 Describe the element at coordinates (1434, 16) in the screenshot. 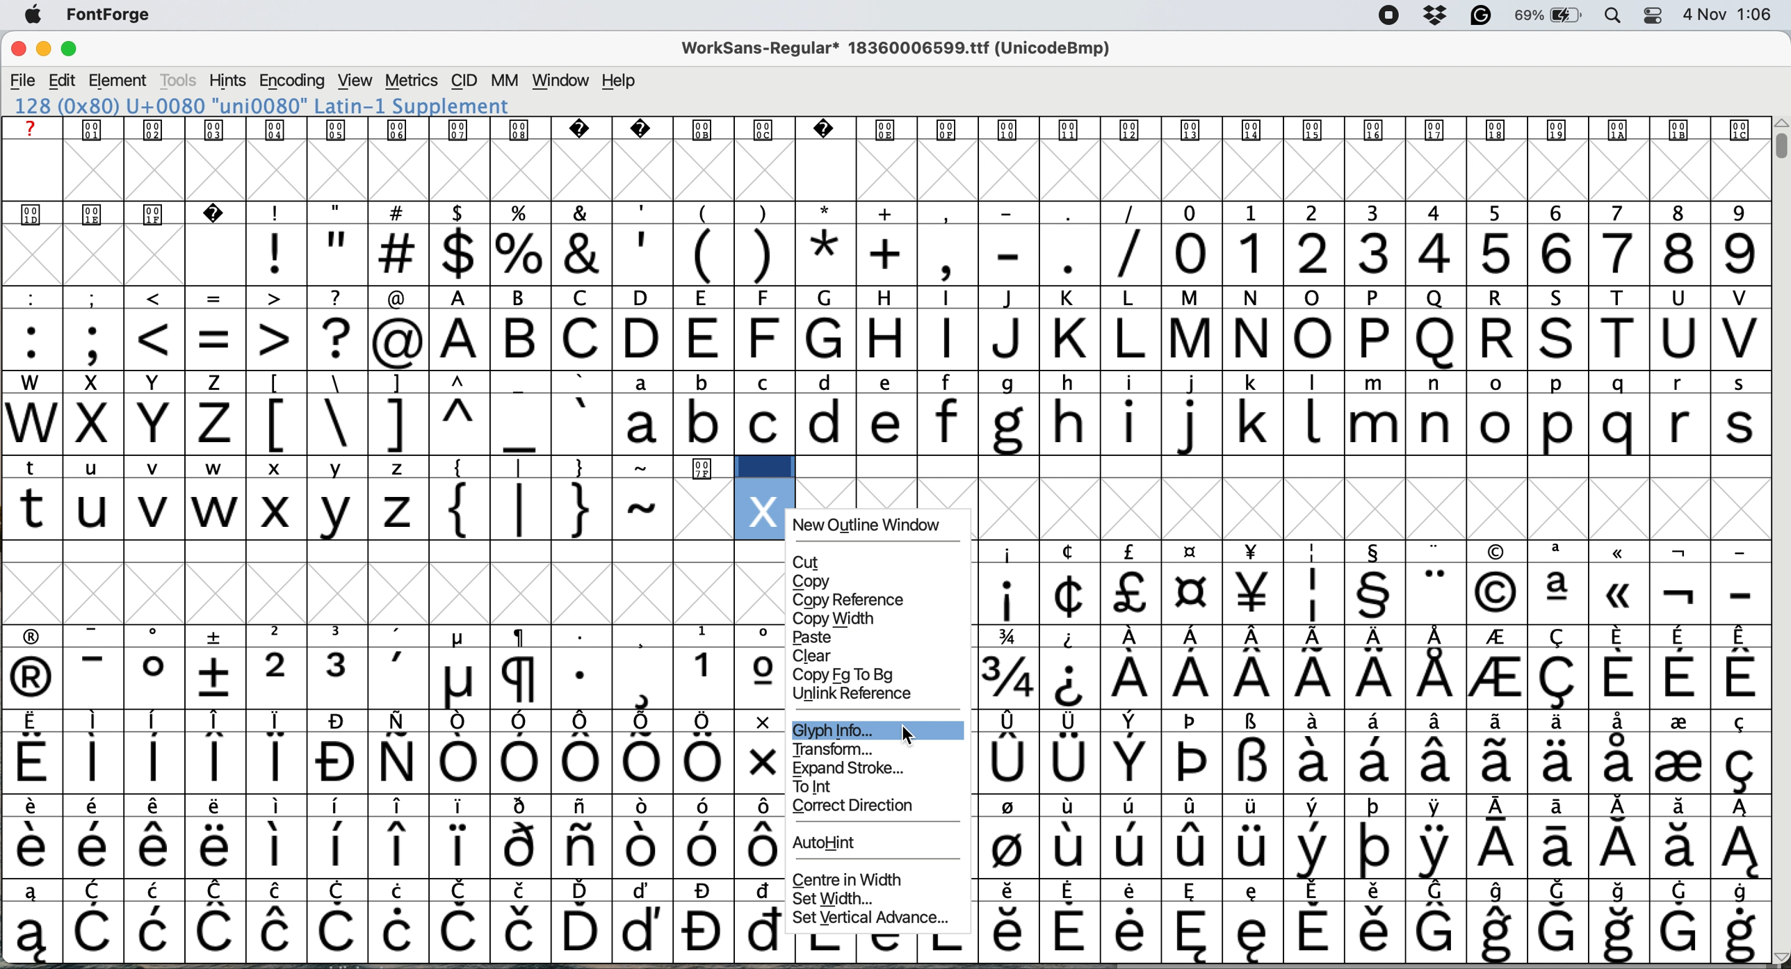

I see `dropbox` at that location.